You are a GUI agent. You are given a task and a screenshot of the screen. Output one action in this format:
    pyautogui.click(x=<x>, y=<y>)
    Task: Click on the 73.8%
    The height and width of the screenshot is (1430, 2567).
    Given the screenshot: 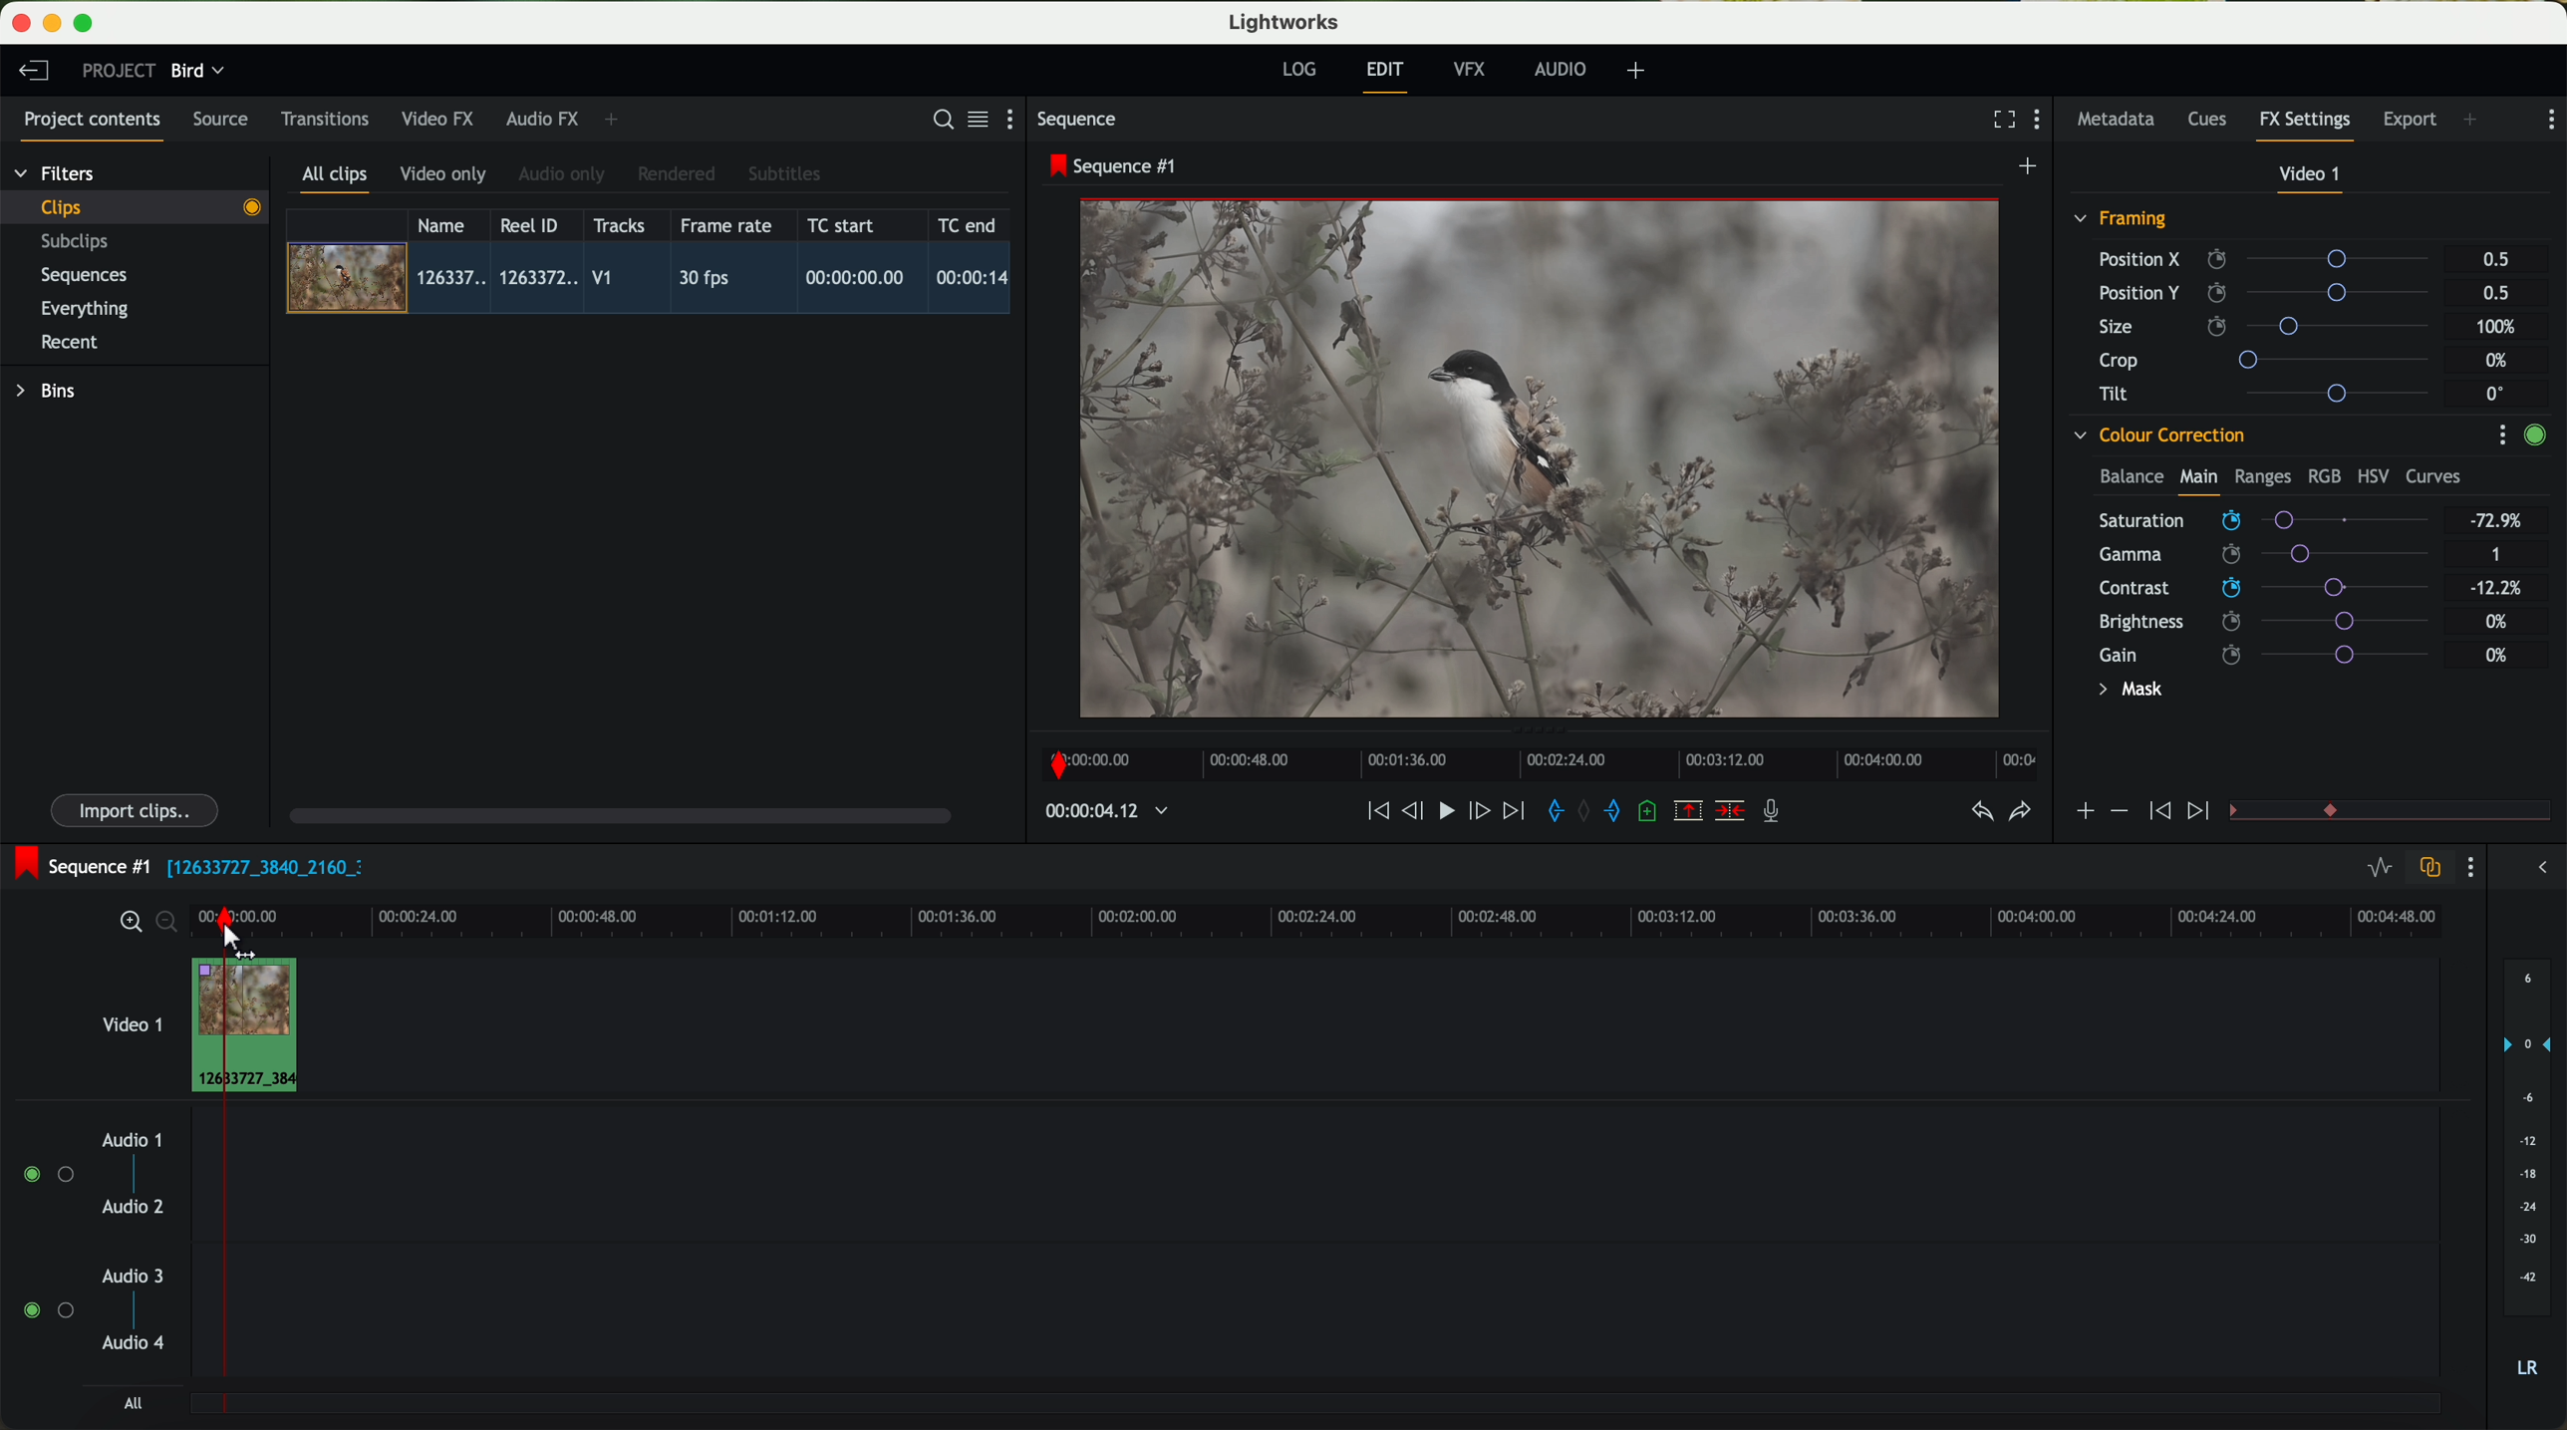 What is the action you would take?
    pyautogui.click(x=2497, y=521)
    